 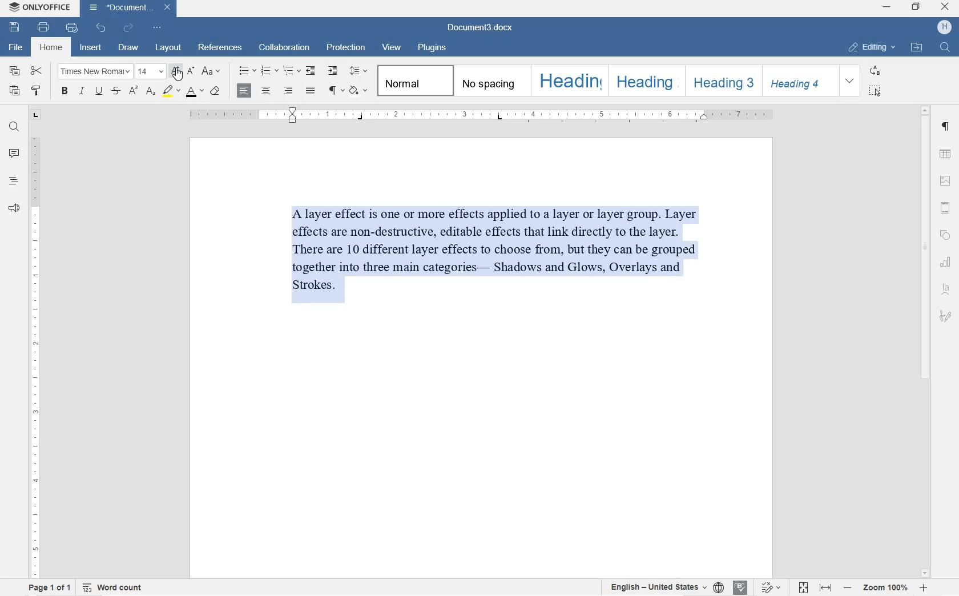 What do you see at coordinates (269, 71) in the screenshot?
I see `numbering` at bounding box center [269, 71].